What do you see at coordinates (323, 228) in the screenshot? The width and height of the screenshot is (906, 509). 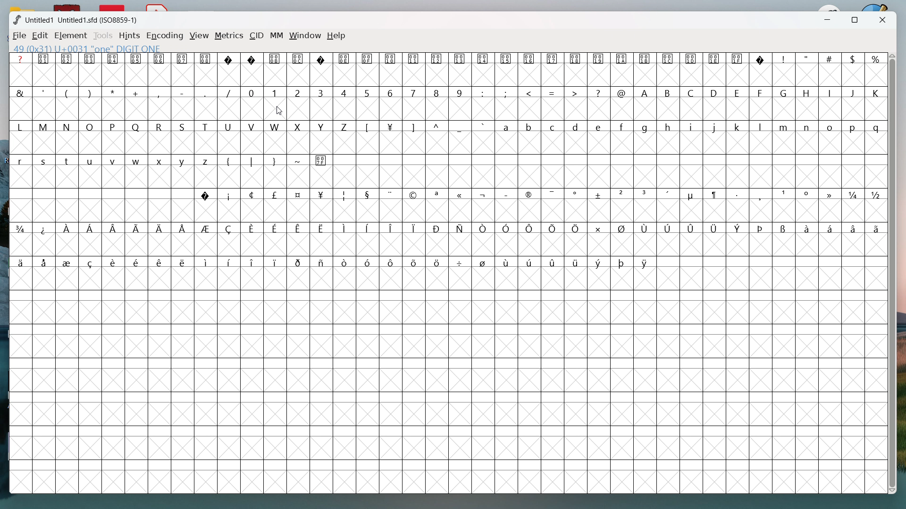 I see `symbol` at bounding box center [323, 228].